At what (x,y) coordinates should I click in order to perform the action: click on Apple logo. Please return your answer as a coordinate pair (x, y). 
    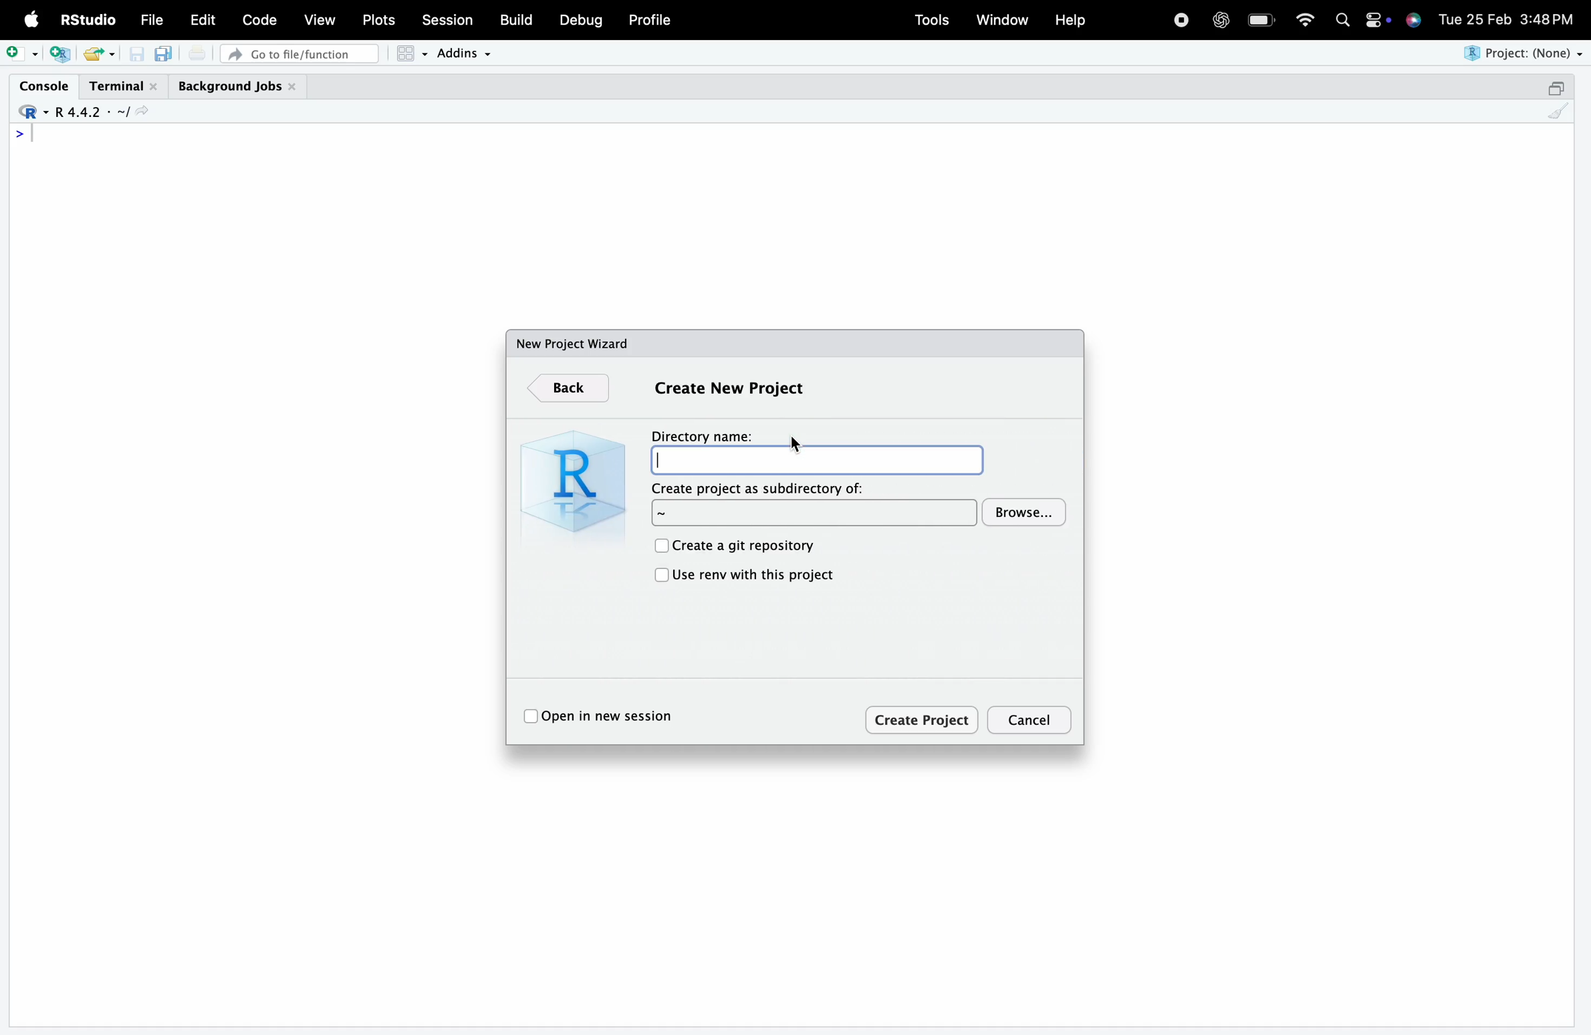
    Looking at the image, I should click on (32, 19).